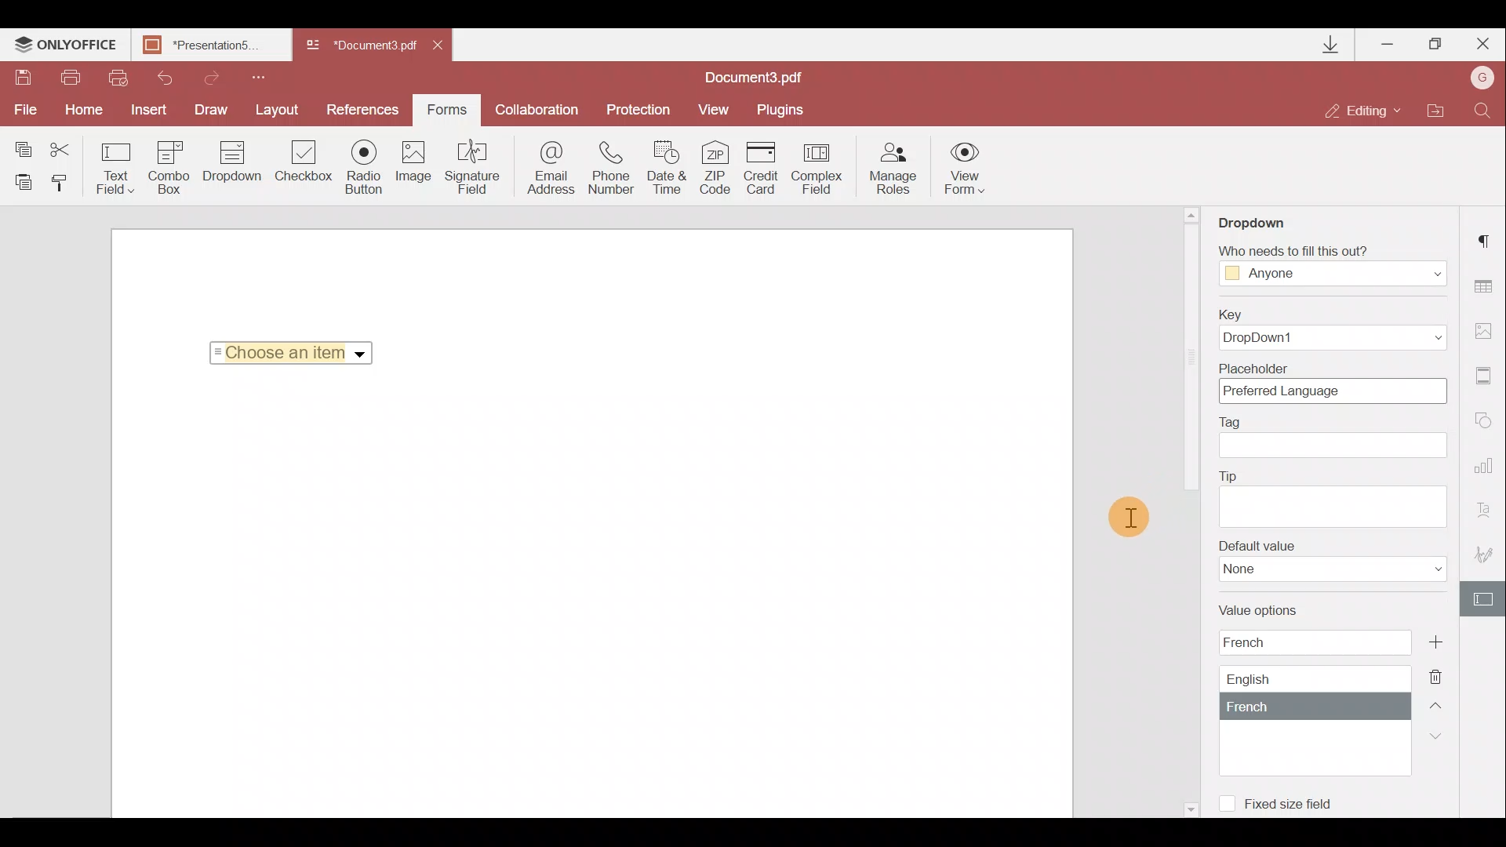  Describe the element at coordinates (1333, 437) in the screenshot. I see `Tag` at that location.